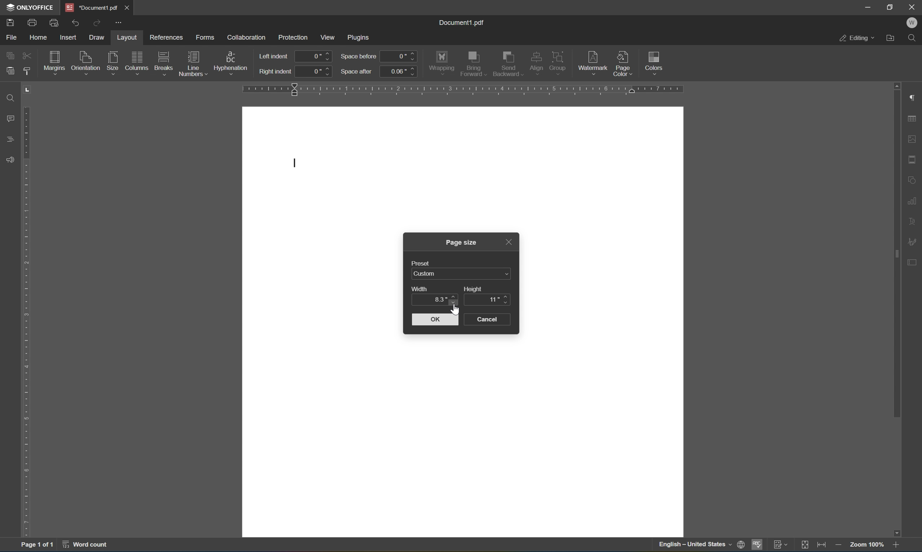 This screenshot has width=922, height=552. I want to click on line numbers, so click(193, 64).